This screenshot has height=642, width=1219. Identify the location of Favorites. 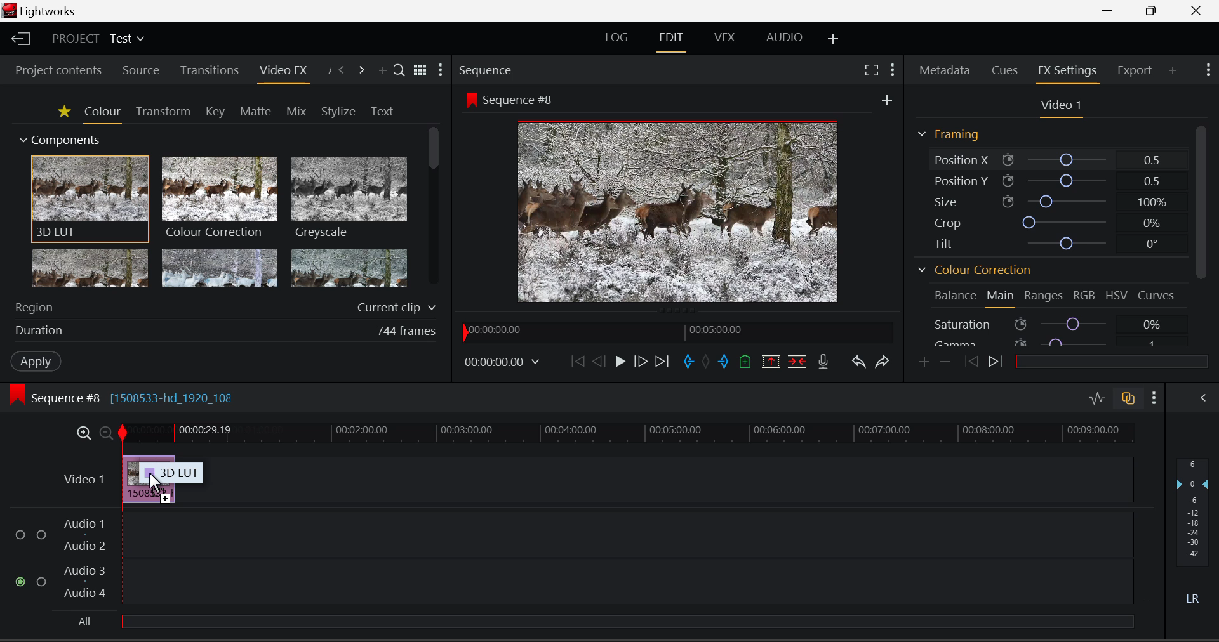
(64, 113).